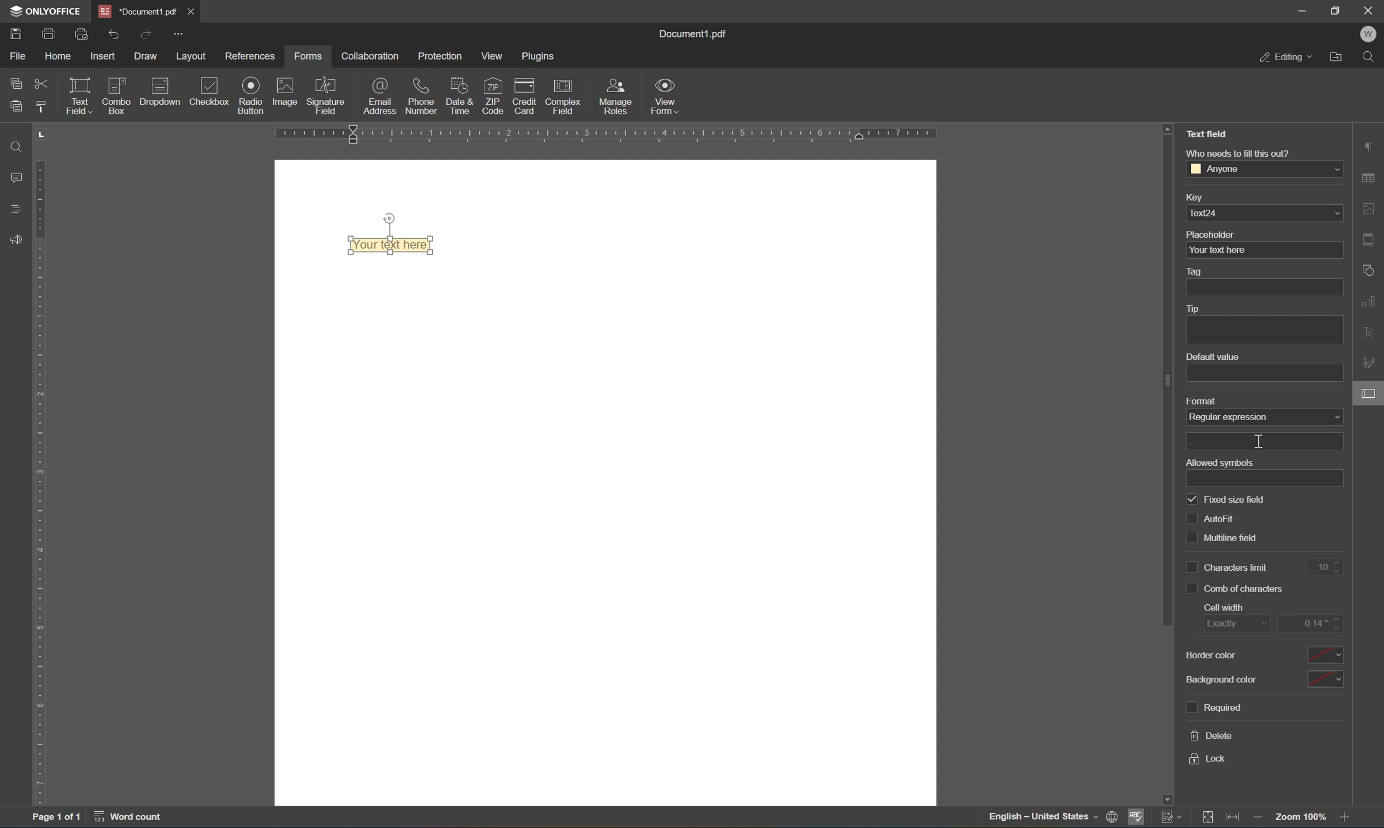 This screenshot has height=828, width=1384. I want to click on type your text here, so click(390, 244).